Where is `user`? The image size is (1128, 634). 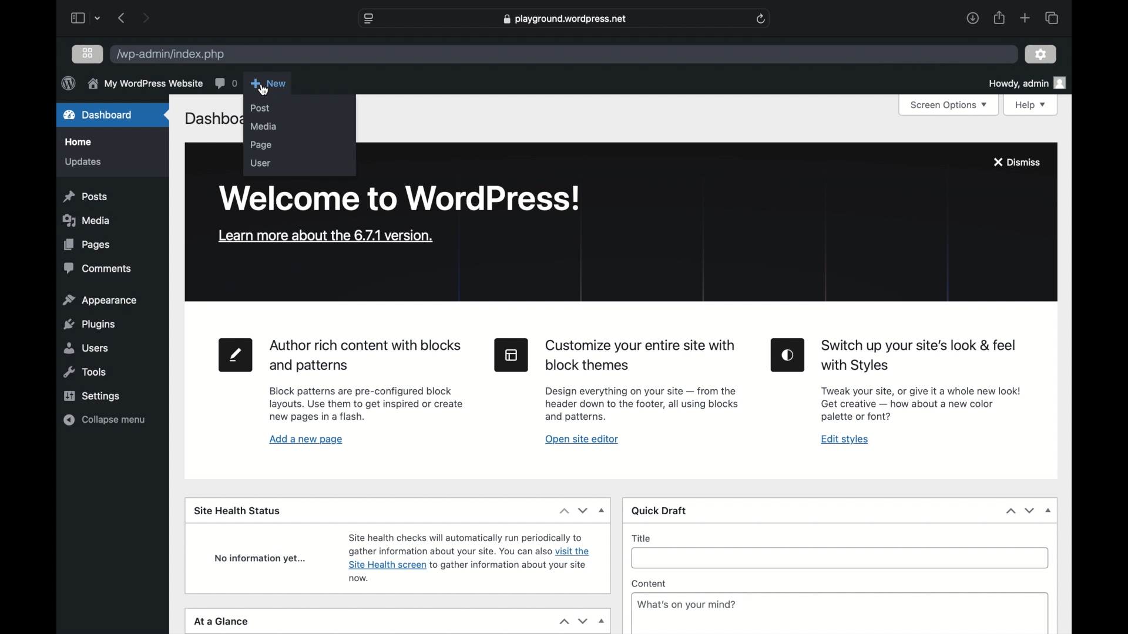
user is located at coordinates (260, 163).